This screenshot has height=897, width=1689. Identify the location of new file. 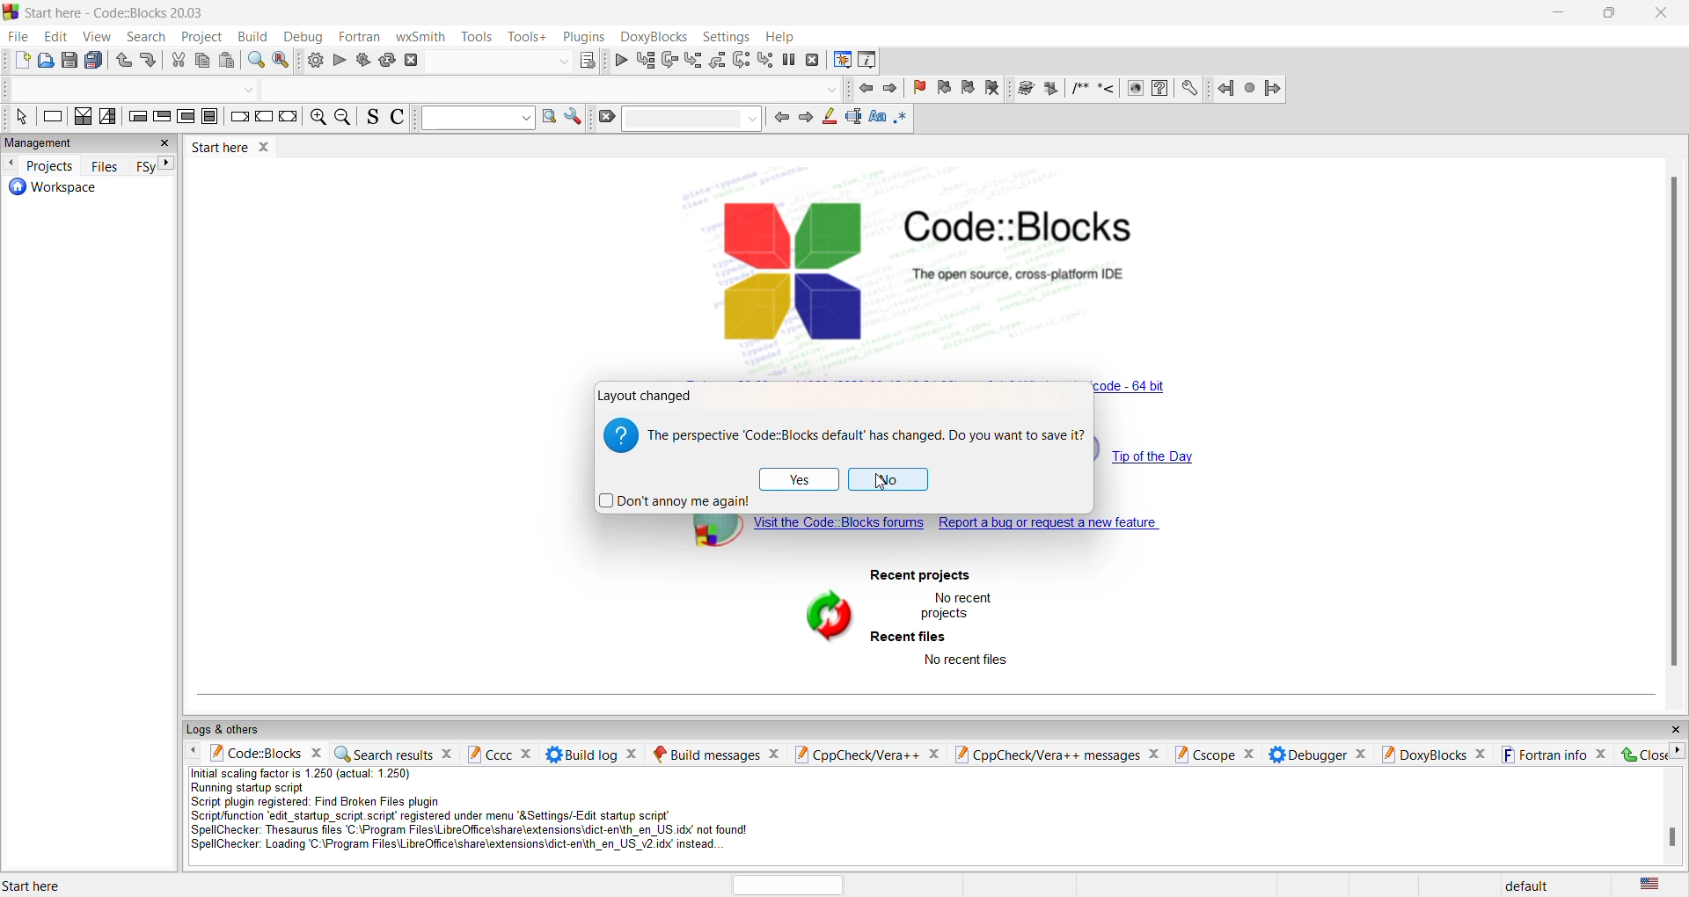
(20, 62).